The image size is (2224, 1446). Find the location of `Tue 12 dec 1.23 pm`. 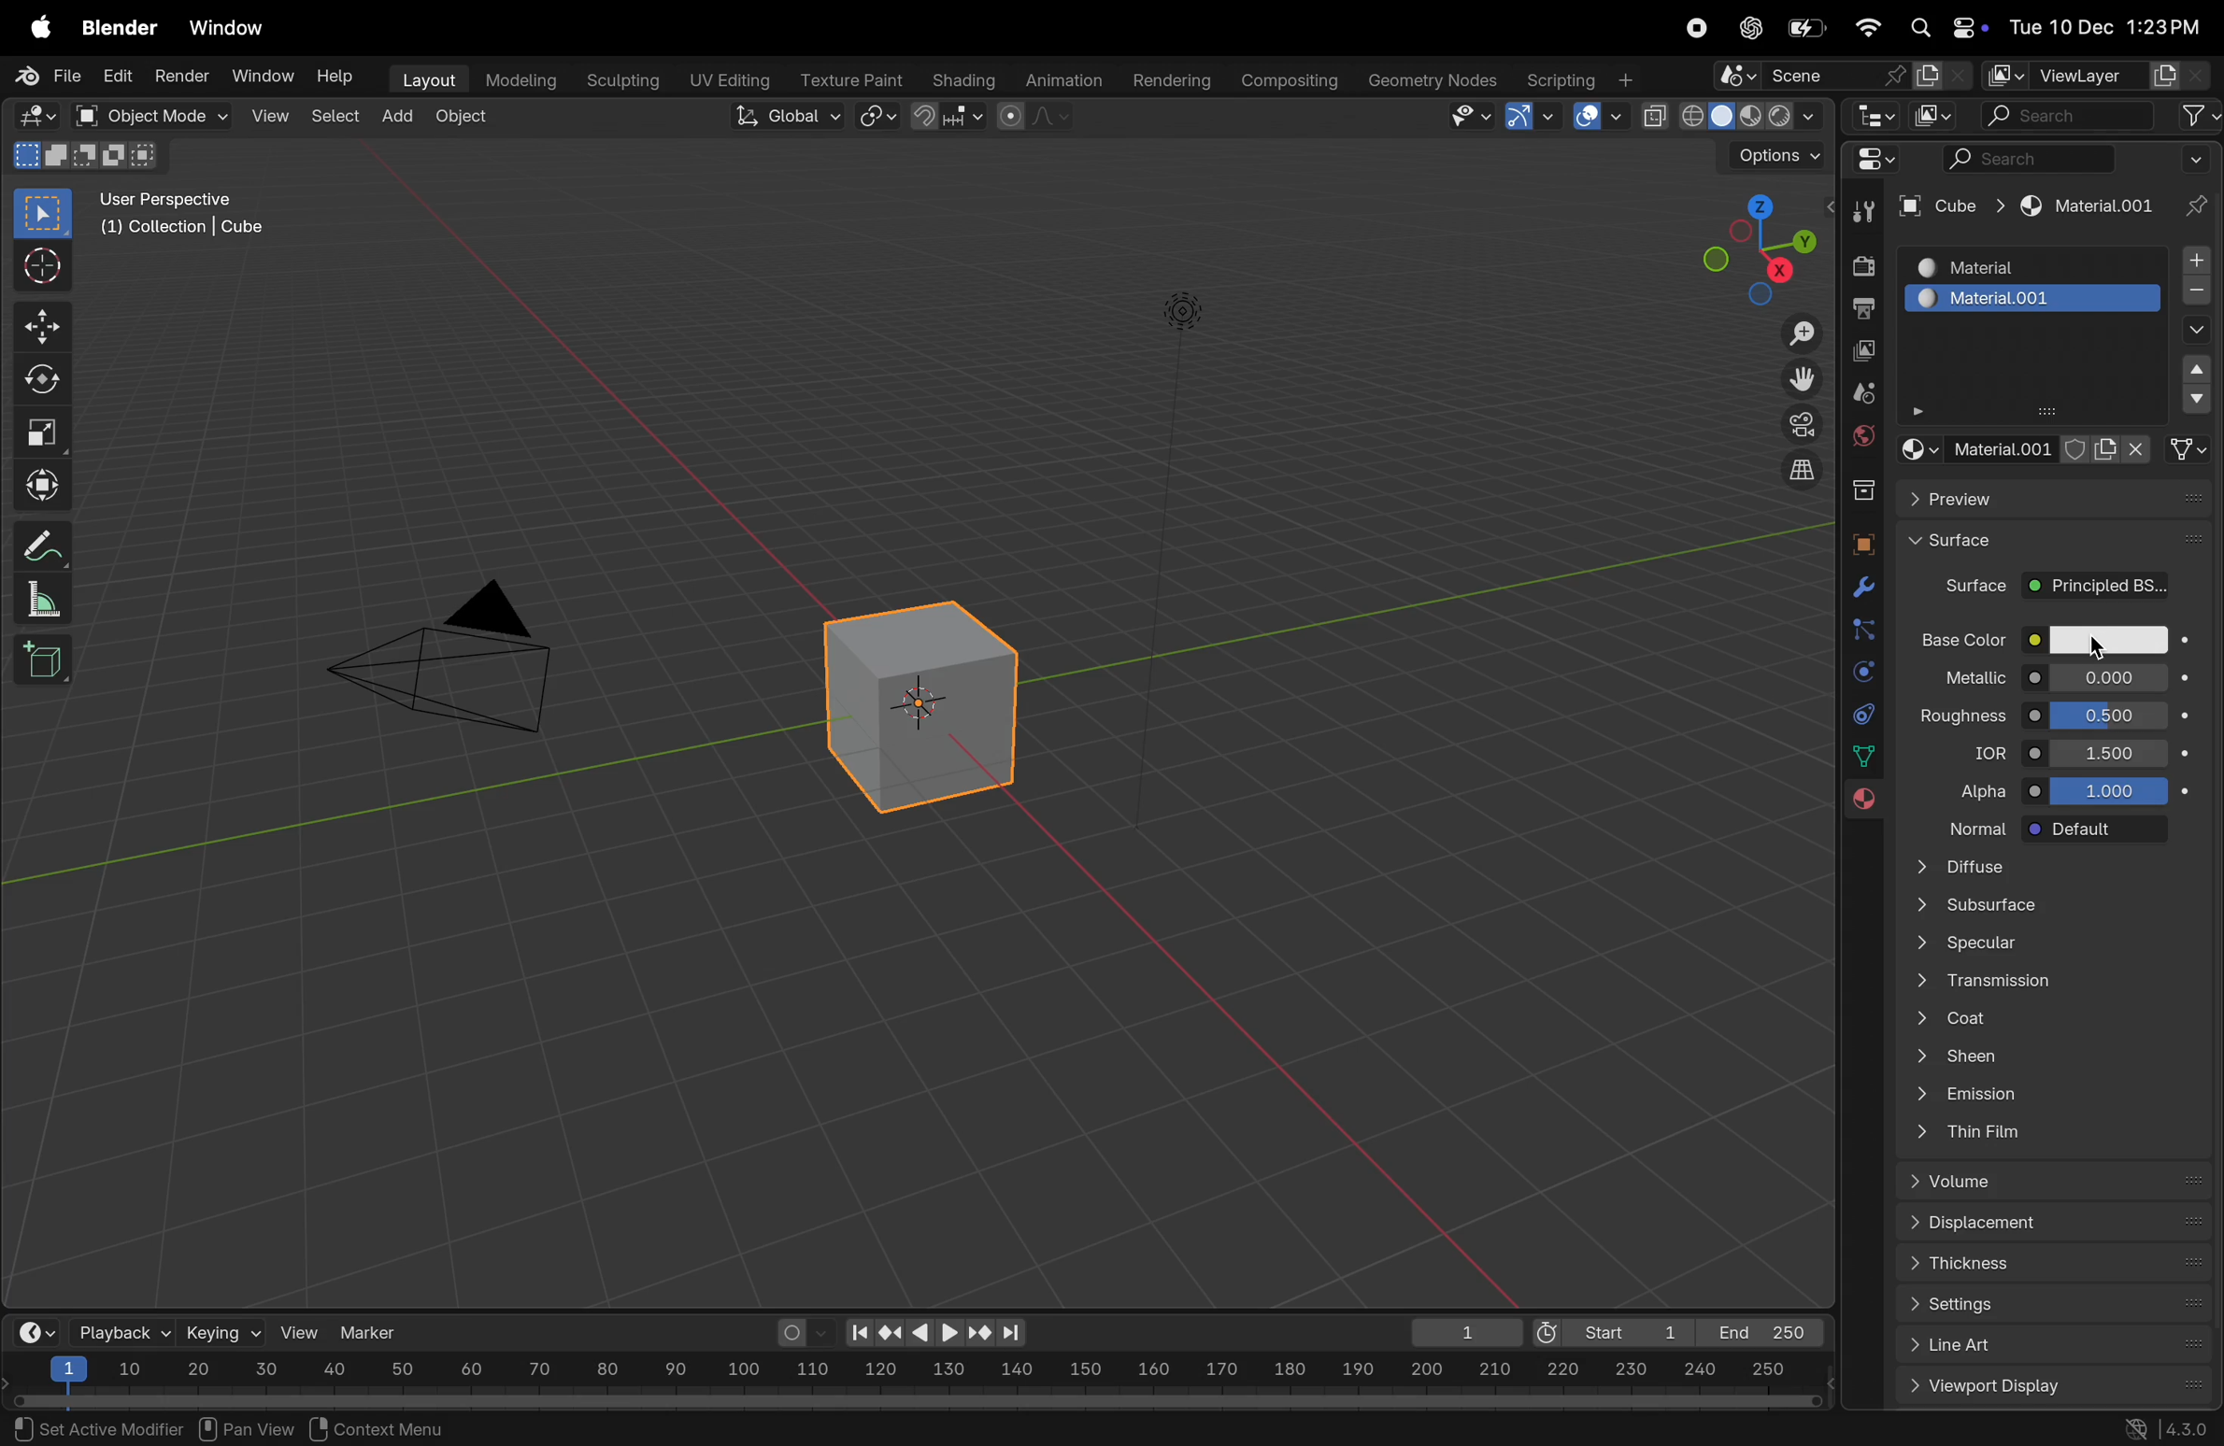

Tue 12 dec 1.23 pm is located at coordinates (2103, 27).